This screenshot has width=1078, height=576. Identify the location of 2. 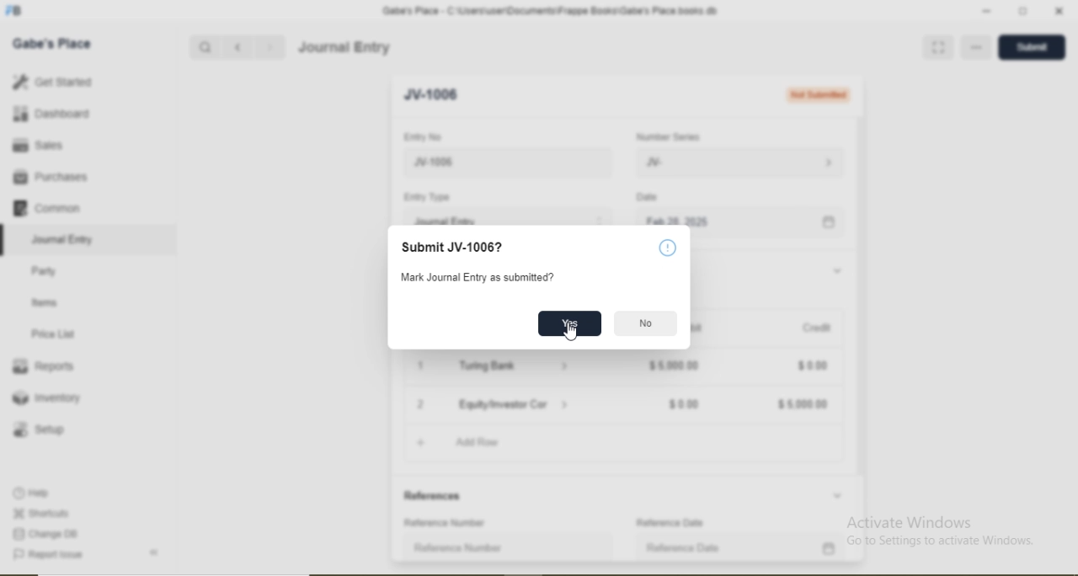
(421, 405).